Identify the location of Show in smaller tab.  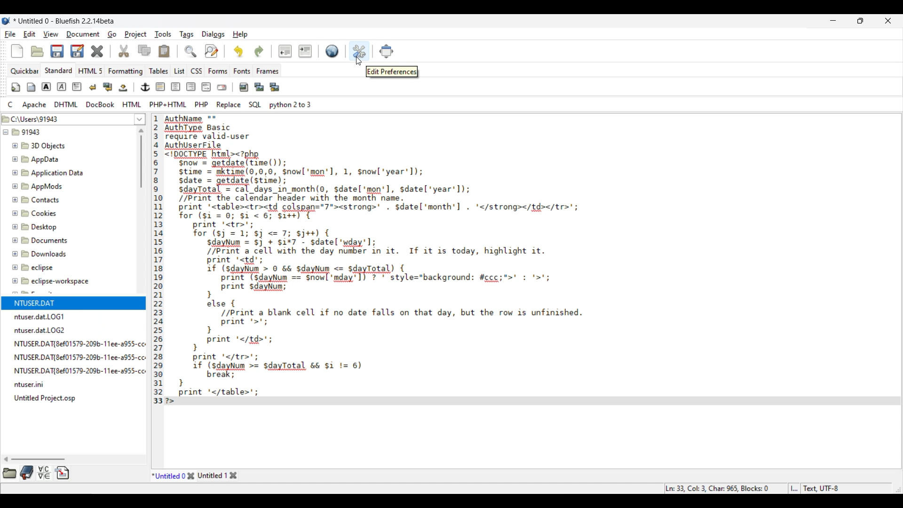
(860, 21).